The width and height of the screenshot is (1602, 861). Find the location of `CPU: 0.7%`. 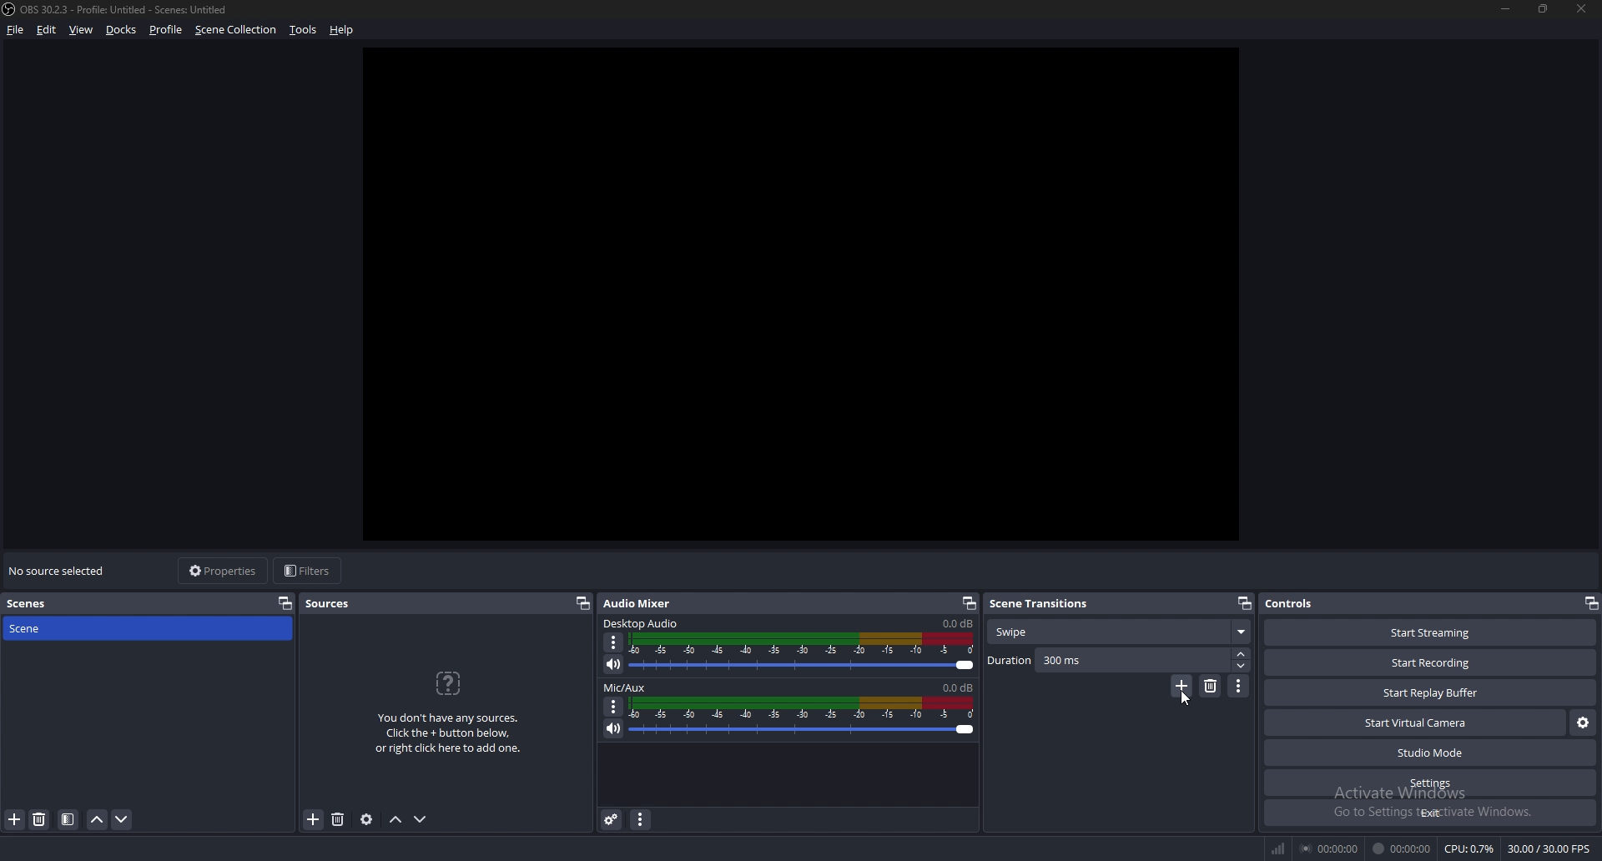

CPU: 0.7% is located at coordinates (1471, 849).